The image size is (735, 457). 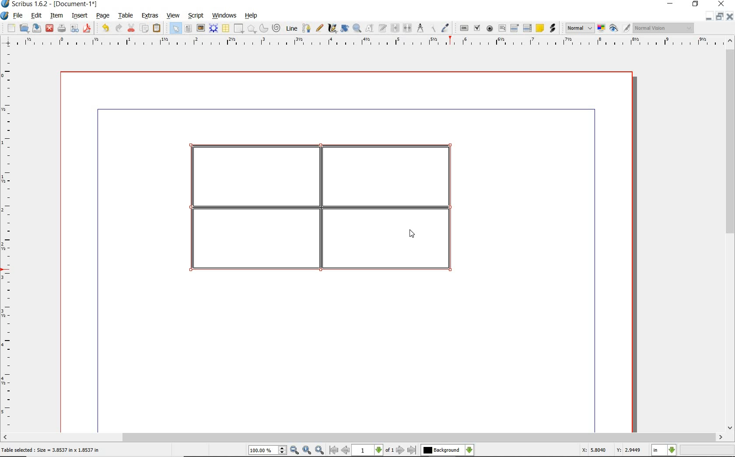 What do you see at coordinates (579, 27) in the screenshot?
I see `image preview quality` at bounding box center [579, 27].